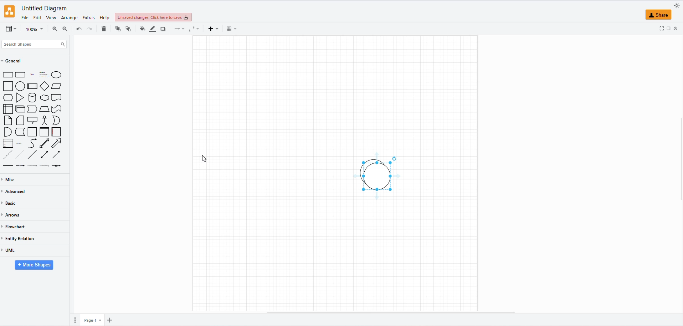 This screenshot has width=683, height=326. I want to click on HORIZONTAL CONTAINER , so click(55, 132).